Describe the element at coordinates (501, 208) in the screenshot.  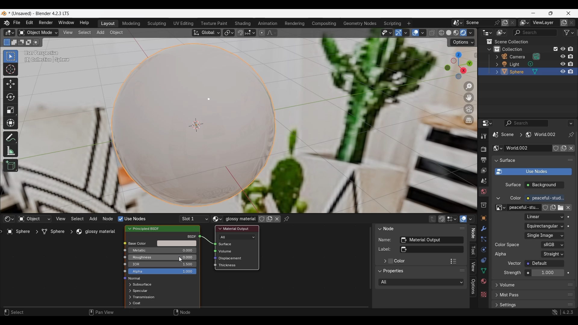
I see `Browse image to be linked` at that location.